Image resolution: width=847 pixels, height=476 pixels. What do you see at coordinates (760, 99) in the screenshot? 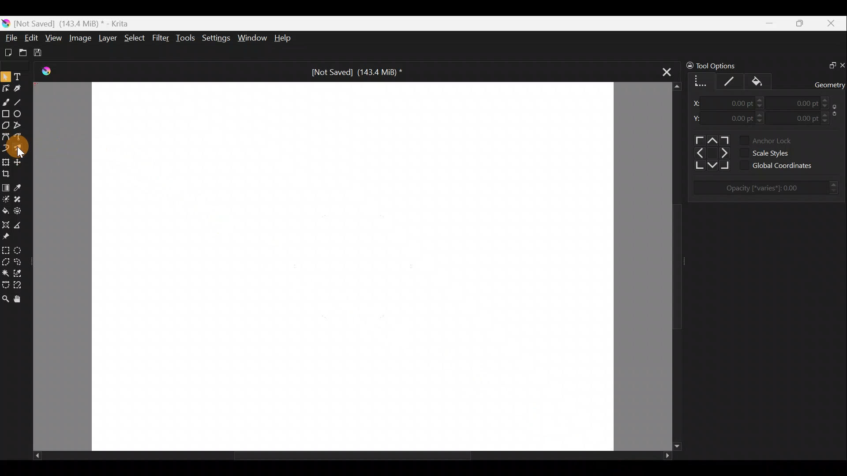
I see `Increase` at bounding box center [760, 99].